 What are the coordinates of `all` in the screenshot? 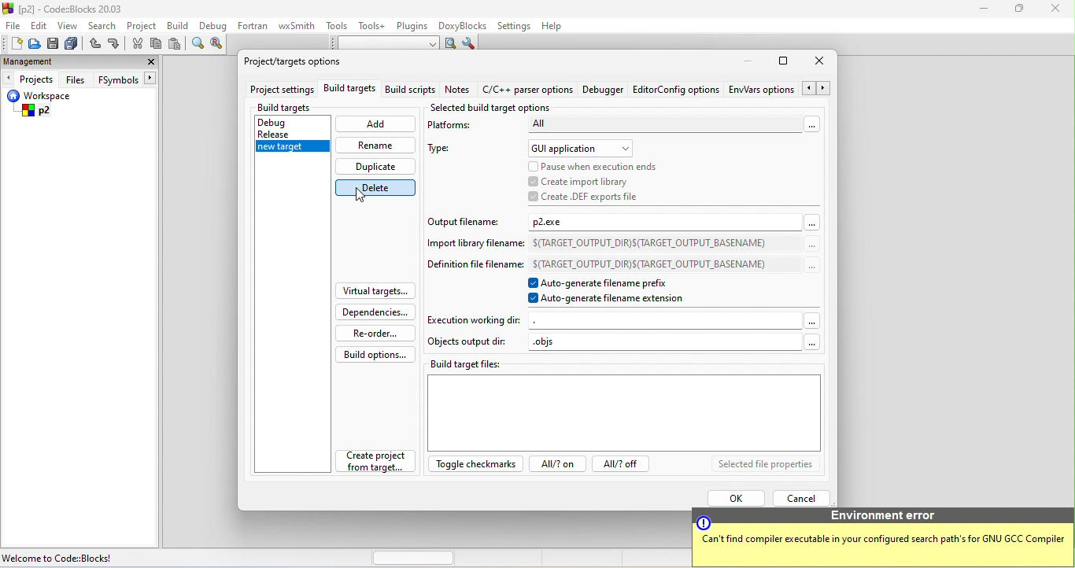 It's located at (673, 127).